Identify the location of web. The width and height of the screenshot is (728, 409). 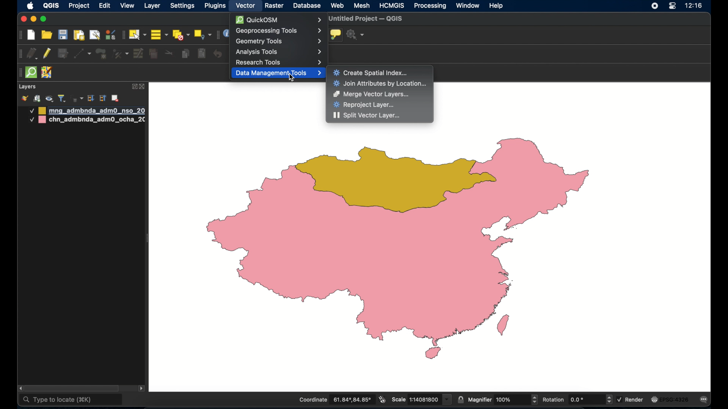
(338, 5).